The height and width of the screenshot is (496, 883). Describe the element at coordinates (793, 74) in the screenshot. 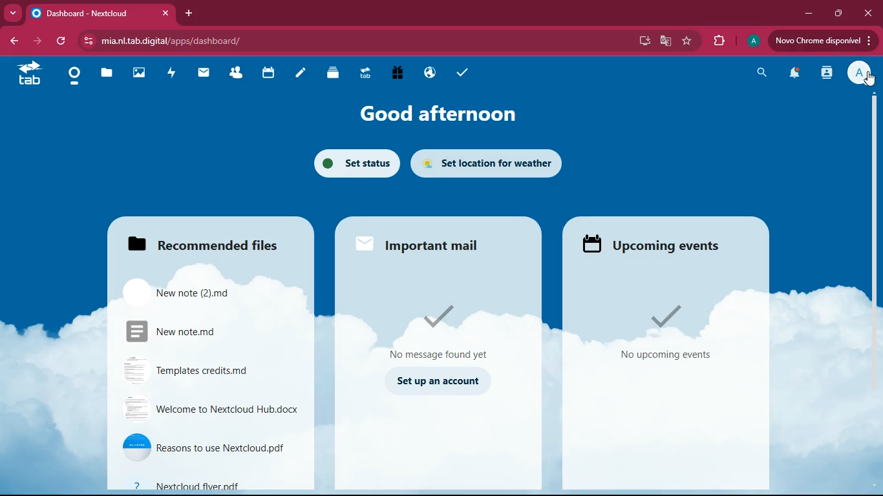

I see `notifications` at that location.